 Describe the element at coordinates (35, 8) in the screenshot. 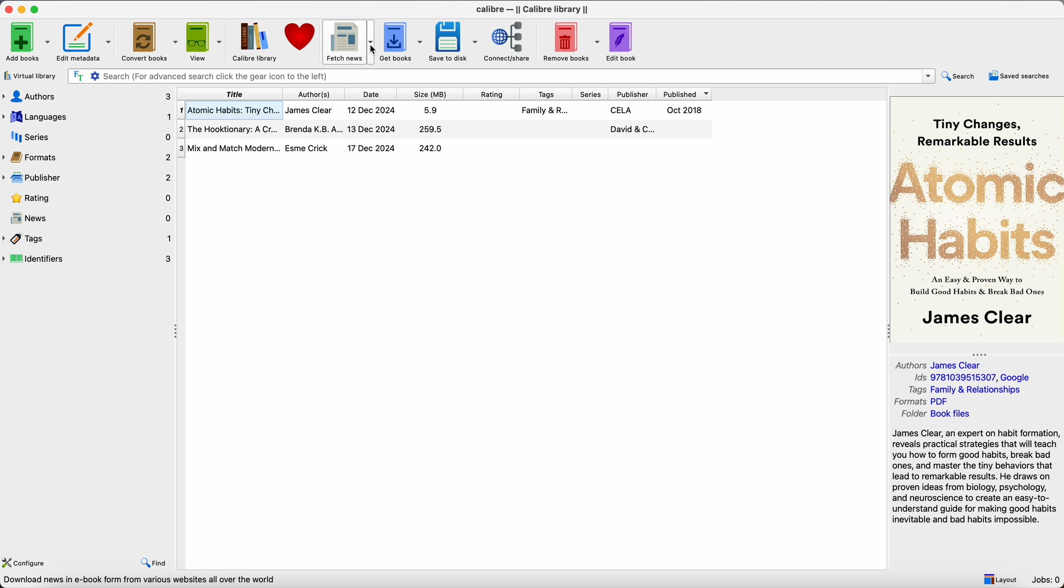

I see `maximize` at that location.